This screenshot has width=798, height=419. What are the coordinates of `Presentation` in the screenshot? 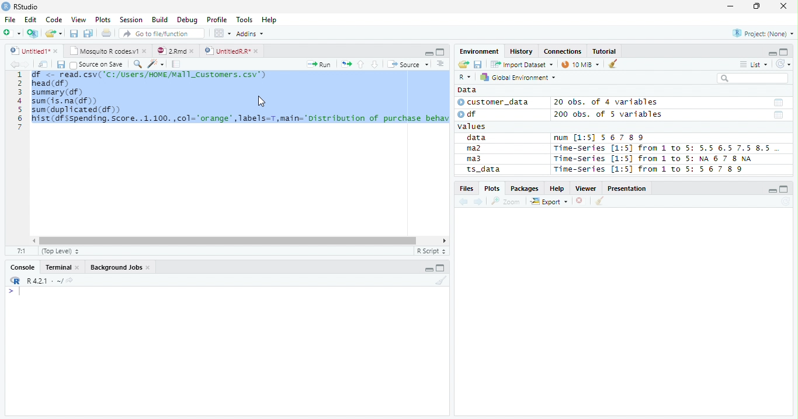 It's located at (629, 188).